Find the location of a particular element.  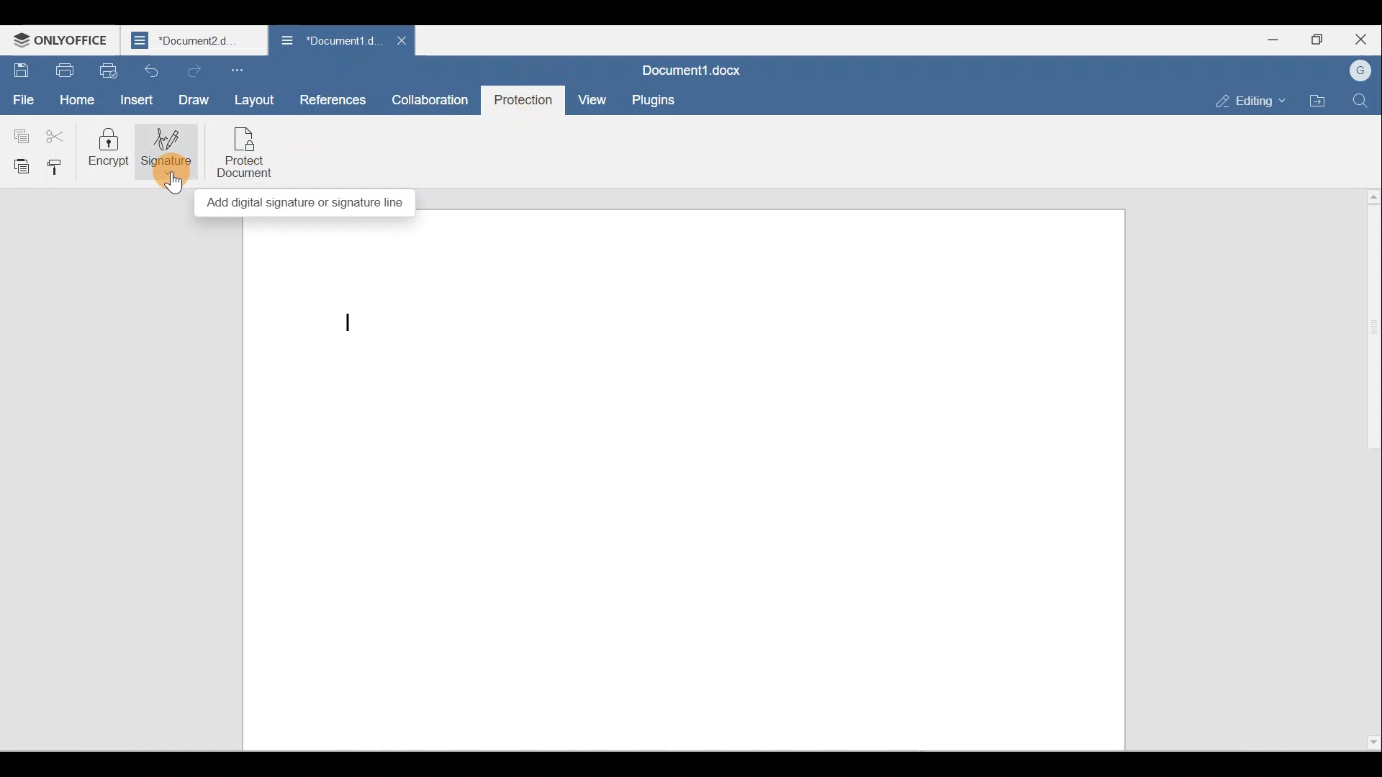

Redo is located at coordinates (191, 70).